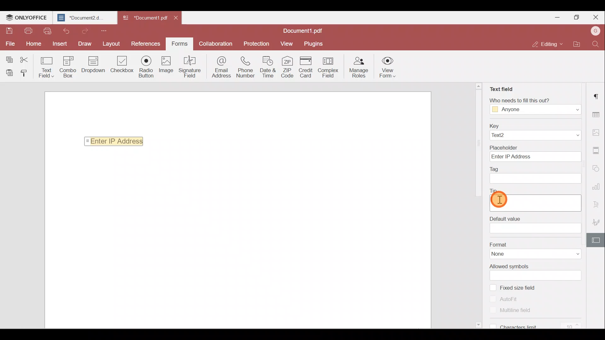 This screenshot has width=605, height=340. What do you see at coordinates (287, 43) in the screenshot?
I see `View` at bounding box center [287, 43].